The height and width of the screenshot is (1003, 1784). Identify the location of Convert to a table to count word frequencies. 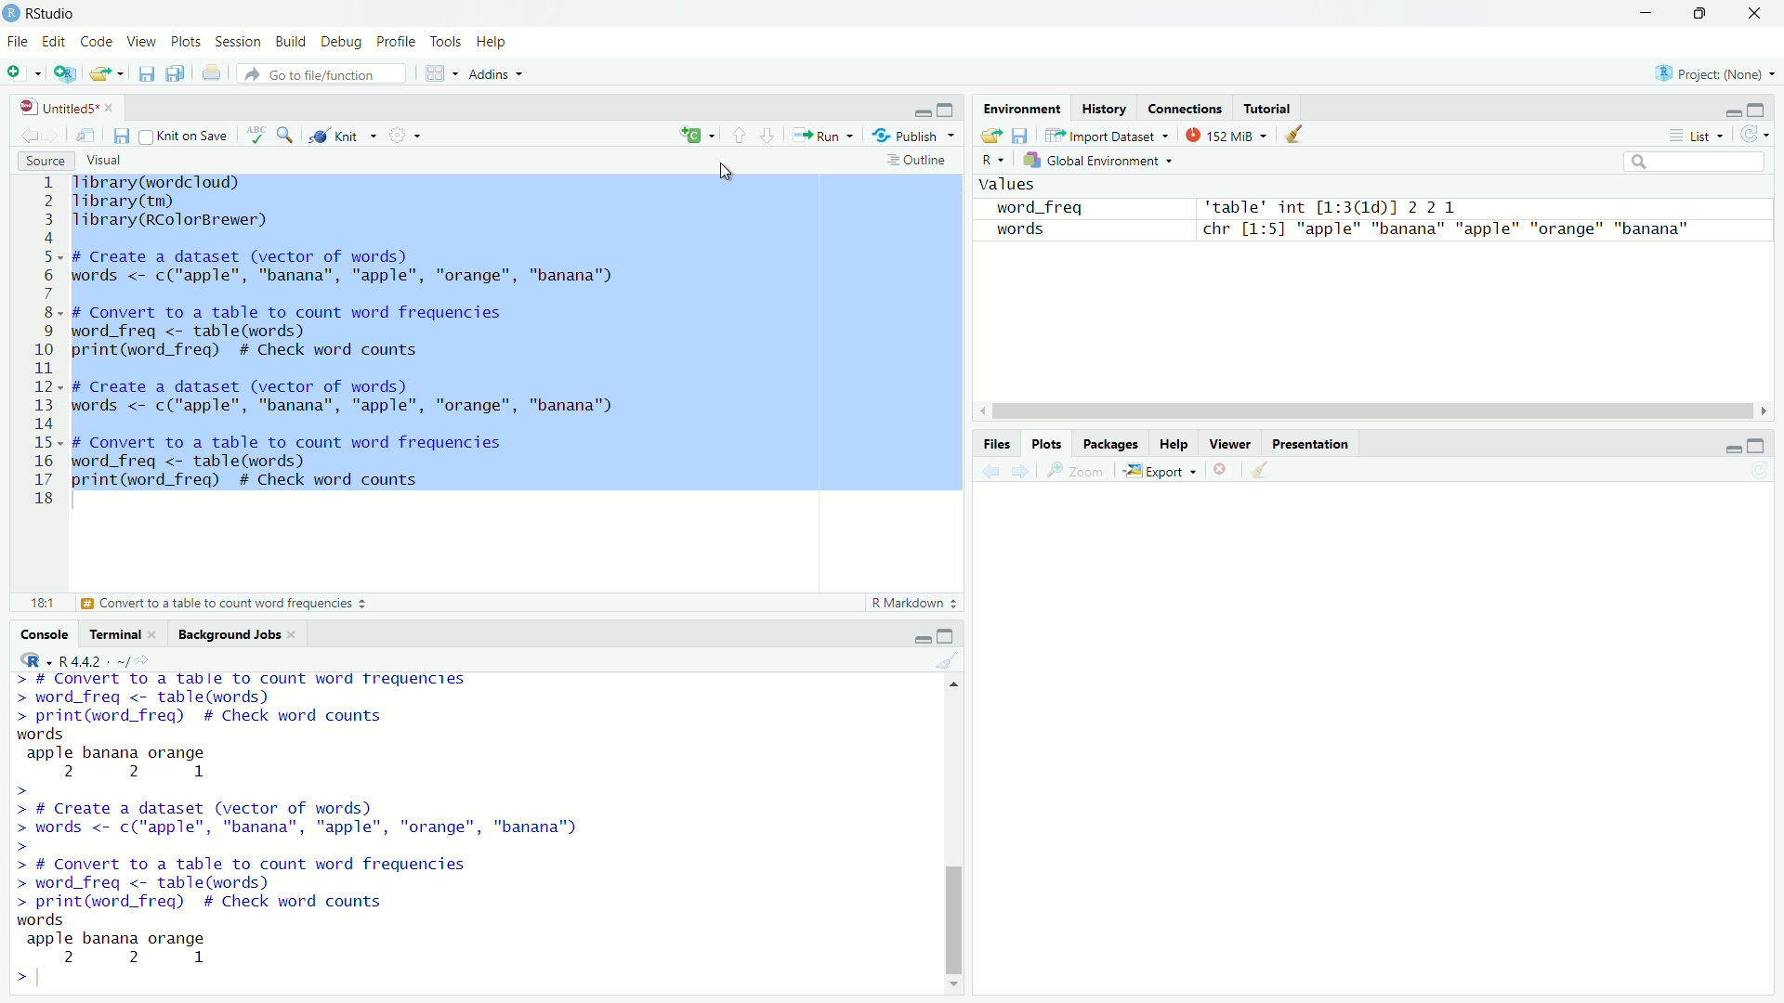
(225, 602).